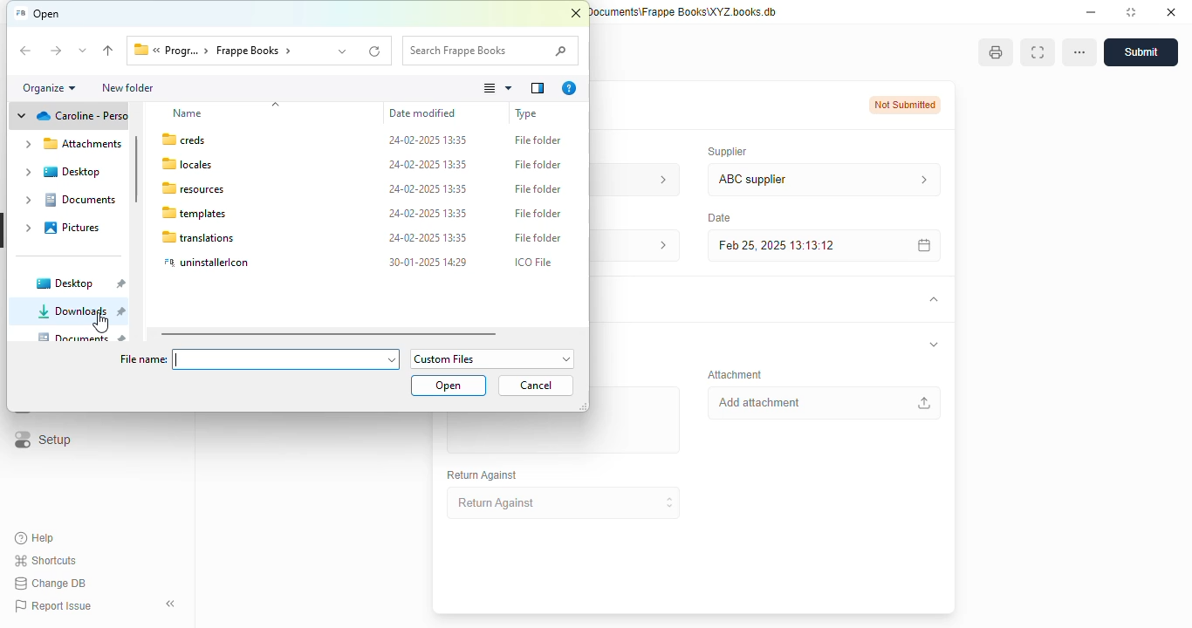 The width and height of the screenshot is (1192, 628). What do you see at coordinates (539, 140) in the screenshot?
I see `File folder` at bounding box center [539, 140].